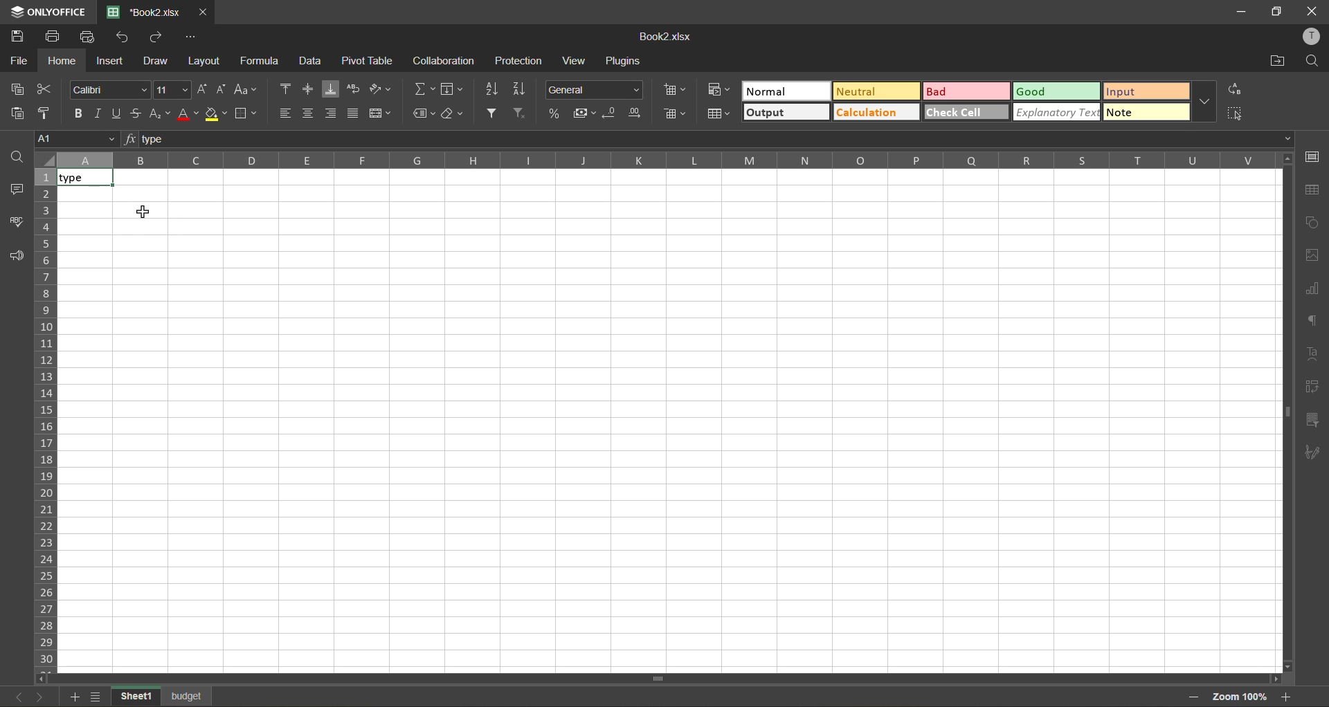 This screenshot has height=707, width=1329. I want to click on justified, so click(356, 113).